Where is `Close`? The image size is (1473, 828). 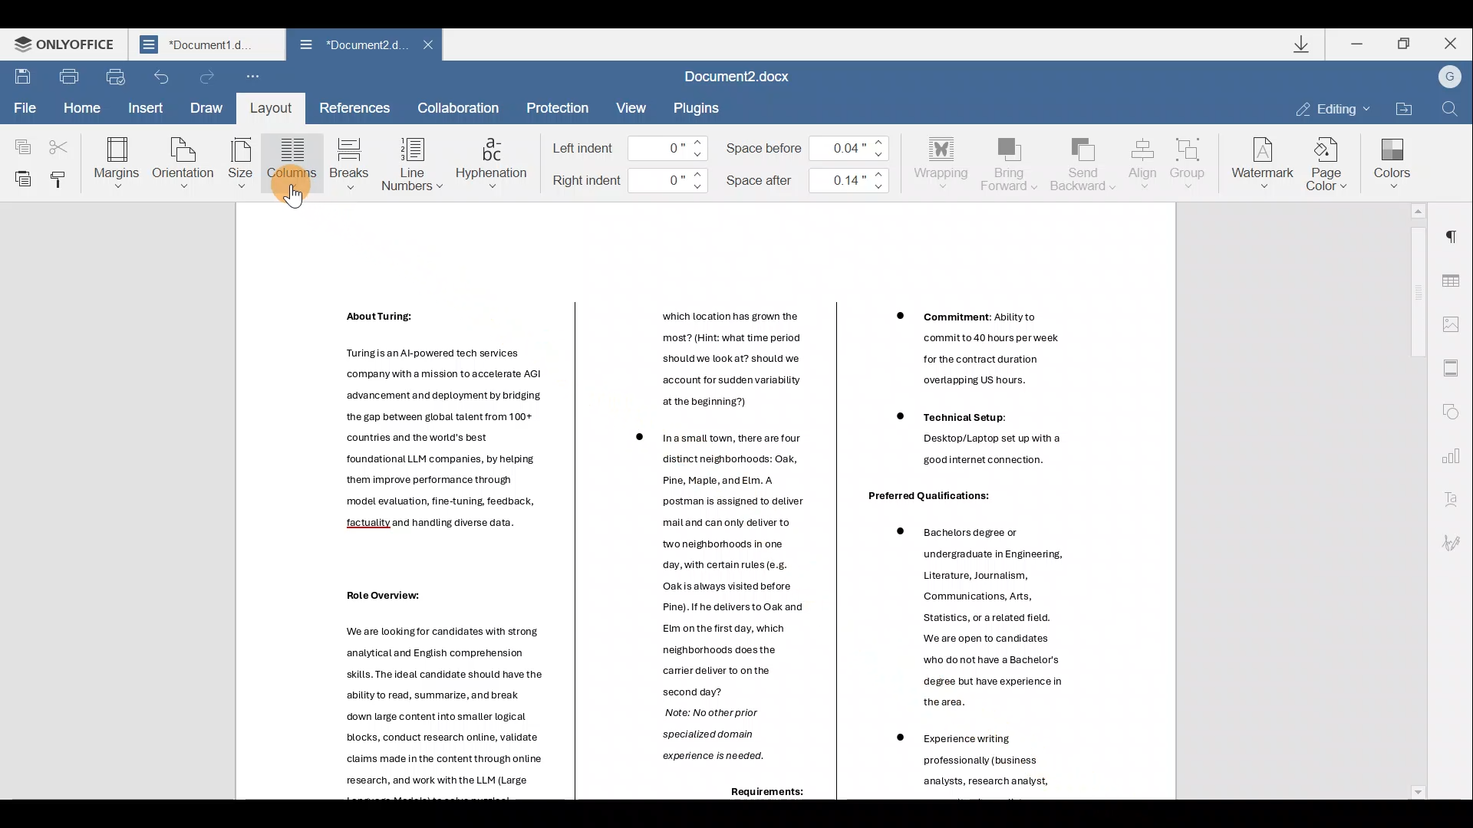
Close is located at coordinates (433, 47).